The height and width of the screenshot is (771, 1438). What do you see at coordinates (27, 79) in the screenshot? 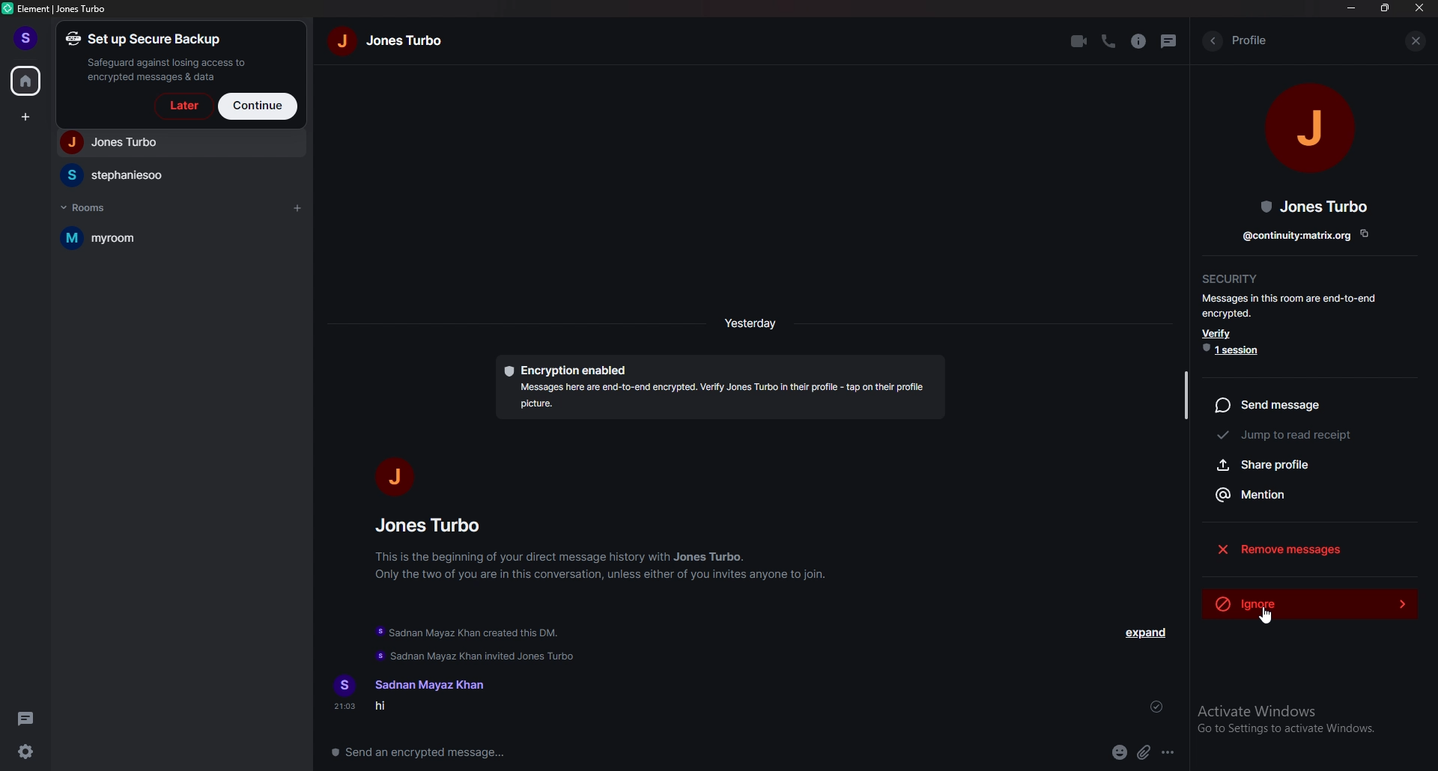
I see `home` at bounding box center [27, 79].